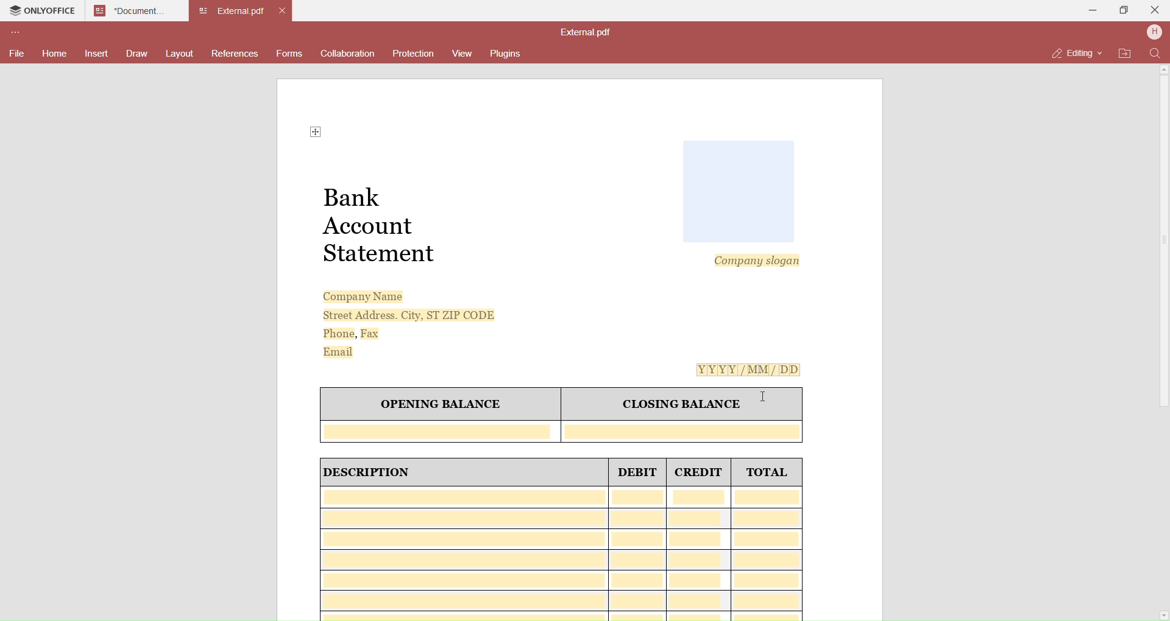  Describe the element at coordinates (347, 334) in the screenshot. I see `Phone, Fax` at that location.